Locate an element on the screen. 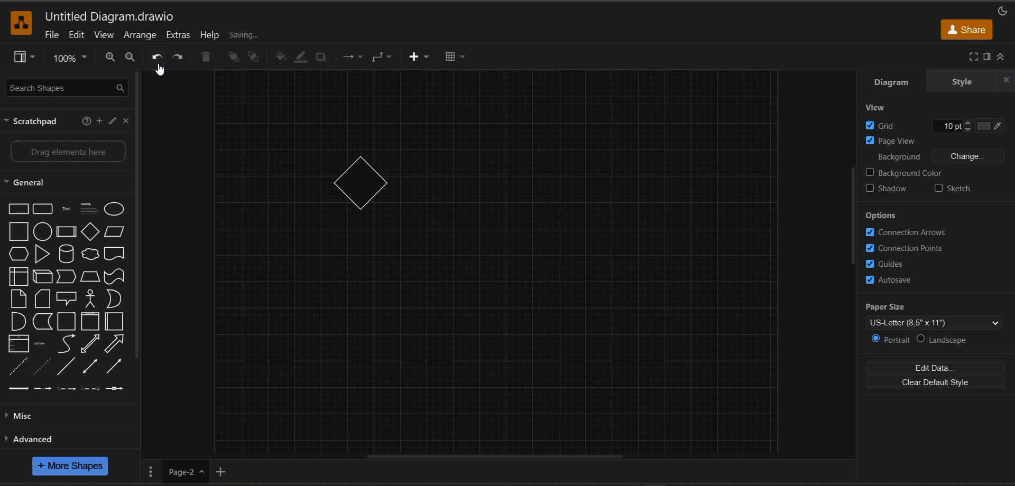  view is located at coordinates (884, 108).